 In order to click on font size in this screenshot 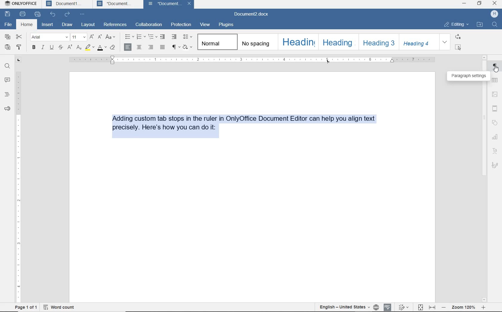, I will do `click(79, 37)`.